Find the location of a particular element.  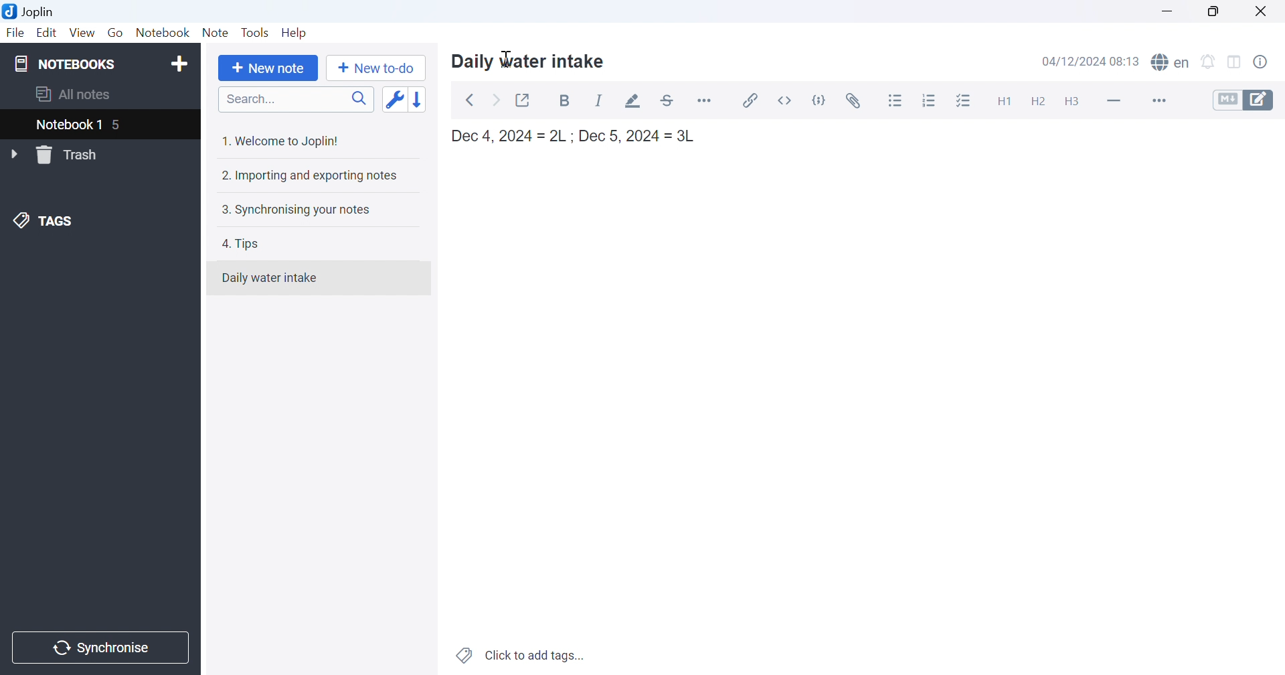

Set alarm is located at coordinates (1211, 61).